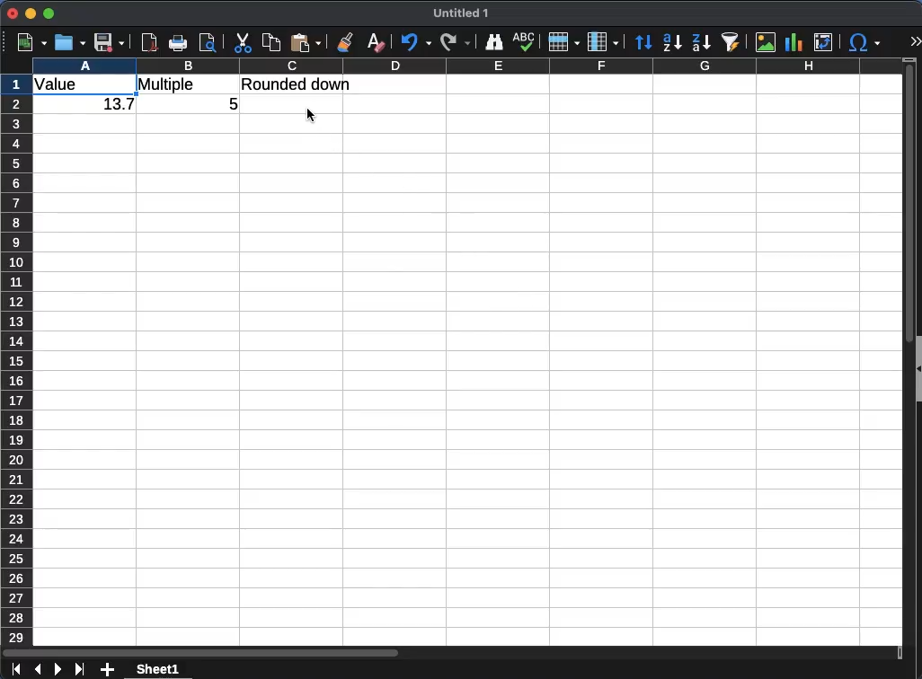  Describe the element at coordinates (462, 14) in the screenshot. I see `Untitled 1` at that location.